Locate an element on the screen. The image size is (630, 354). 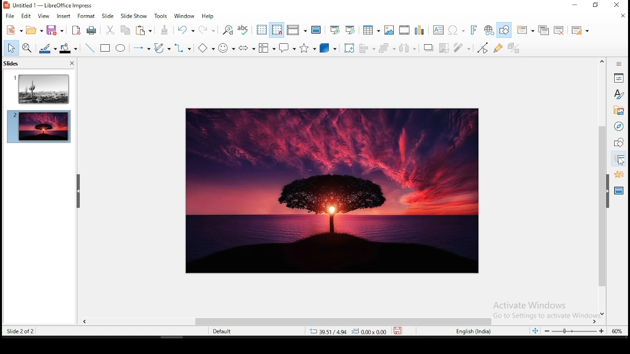
fontwork text is located at coordinates (473, 30).